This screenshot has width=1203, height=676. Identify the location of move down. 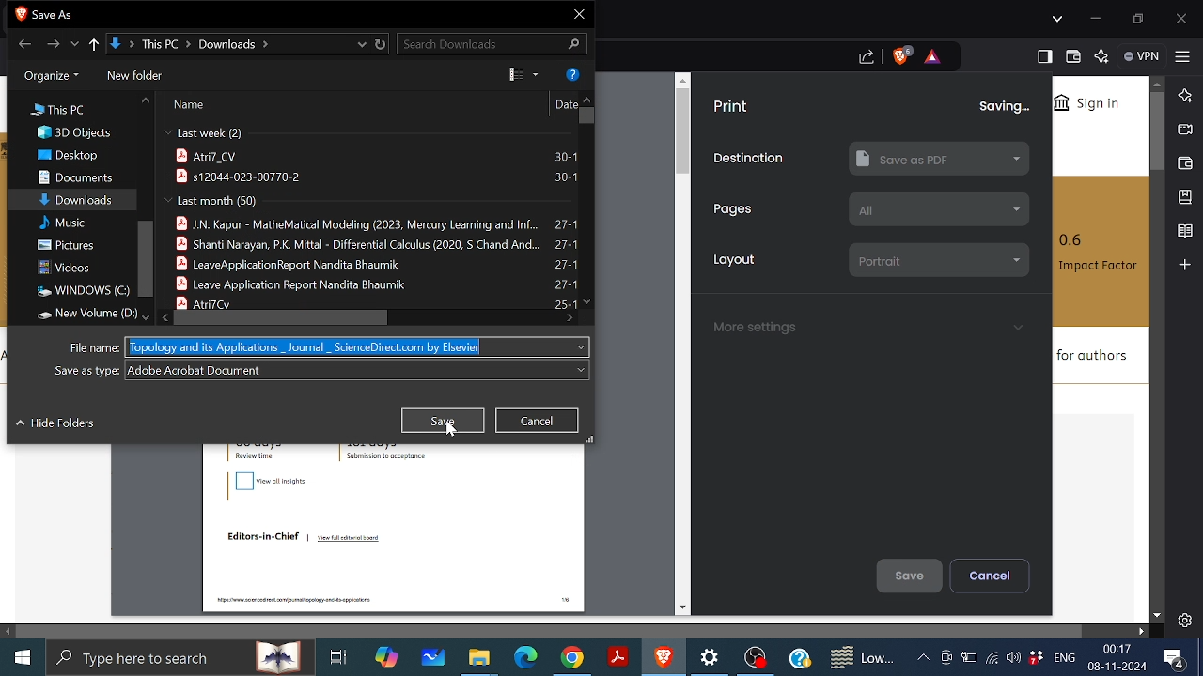
(682, 607).